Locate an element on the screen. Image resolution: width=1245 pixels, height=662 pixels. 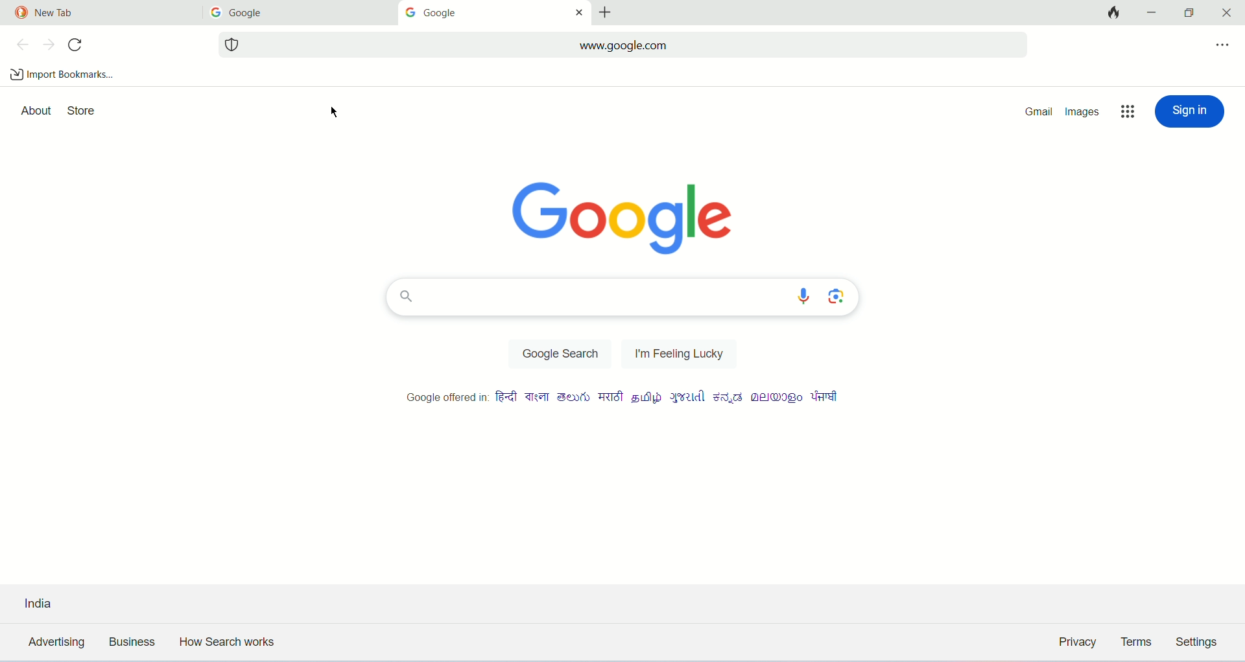
website tracking logo is located at coordinates (234, 45).